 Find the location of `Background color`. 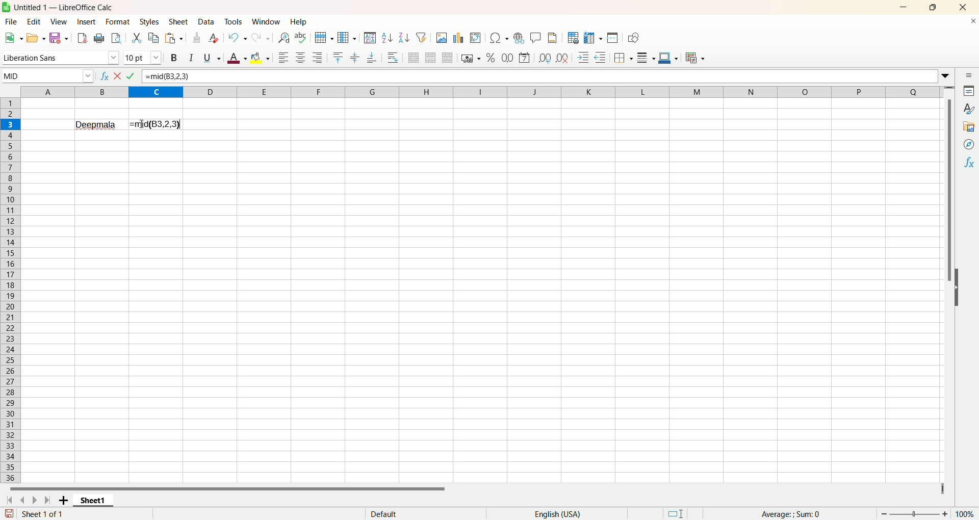

Background color is located at coordinates (260, 58).